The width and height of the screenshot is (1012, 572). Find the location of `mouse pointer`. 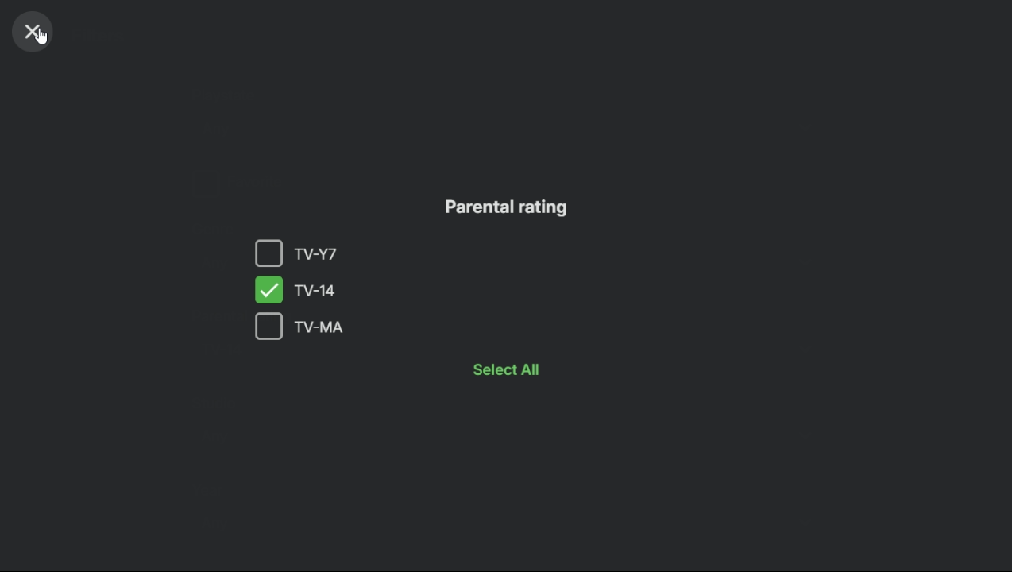

mouse pointer is located at coordinates (43, 39).